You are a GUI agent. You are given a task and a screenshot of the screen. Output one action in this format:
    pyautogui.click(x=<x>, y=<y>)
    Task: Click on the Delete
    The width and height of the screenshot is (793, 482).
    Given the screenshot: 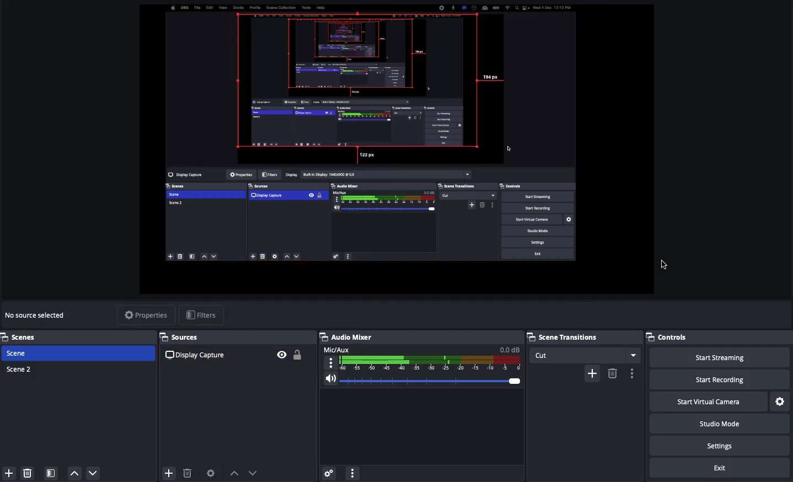 What is the action you would take?
    pyautogui.click(x=29, y=473)
    